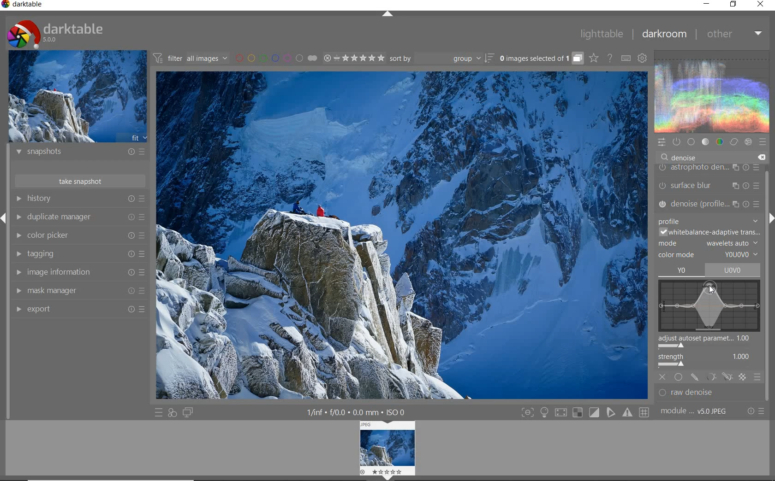 This screenshot has width=775, height=481. What do you see at coordinates (709, 242) in the screenshot?
I see `MODE` at bounding box center [709, 242].